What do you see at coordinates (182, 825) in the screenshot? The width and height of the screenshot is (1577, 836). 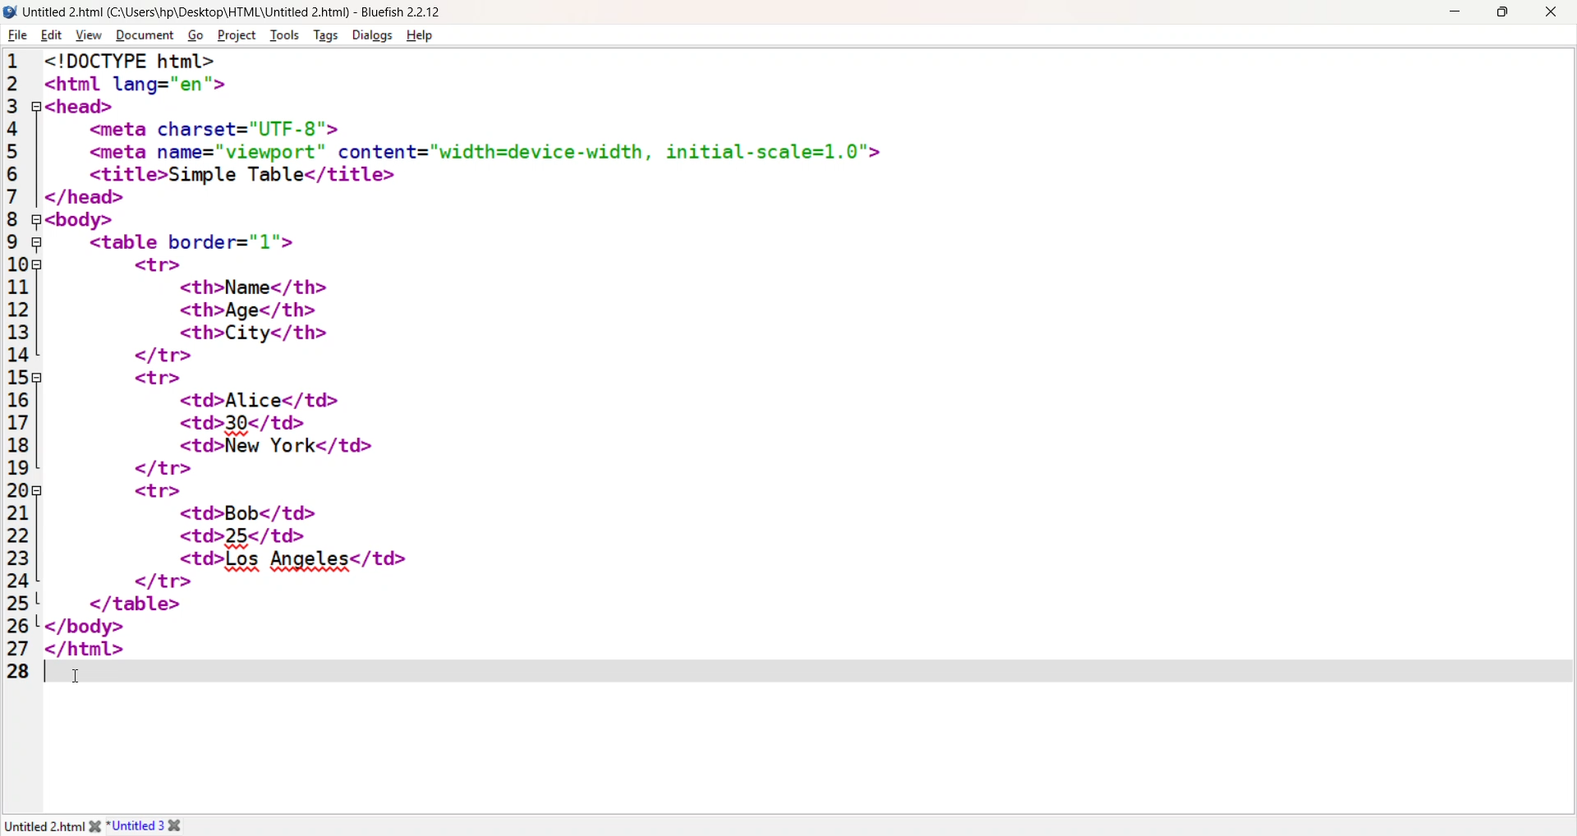 I see `close file 2` at bounding box center [182, 825].